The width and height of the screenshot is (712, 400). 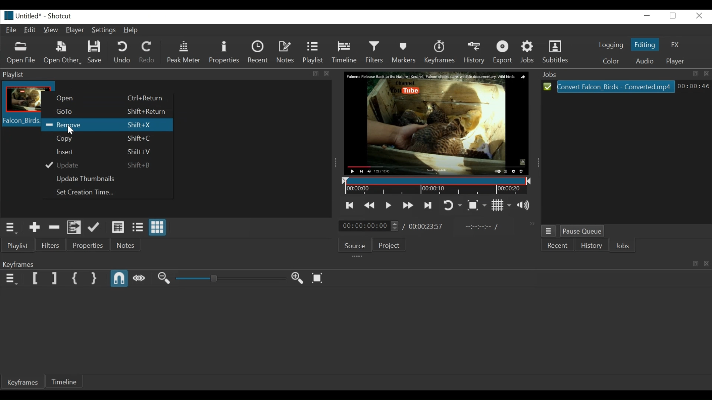 What do you see at coordinates (643, 61) in the screenshot?
I see `Audio` at bounding box center [643, 61].